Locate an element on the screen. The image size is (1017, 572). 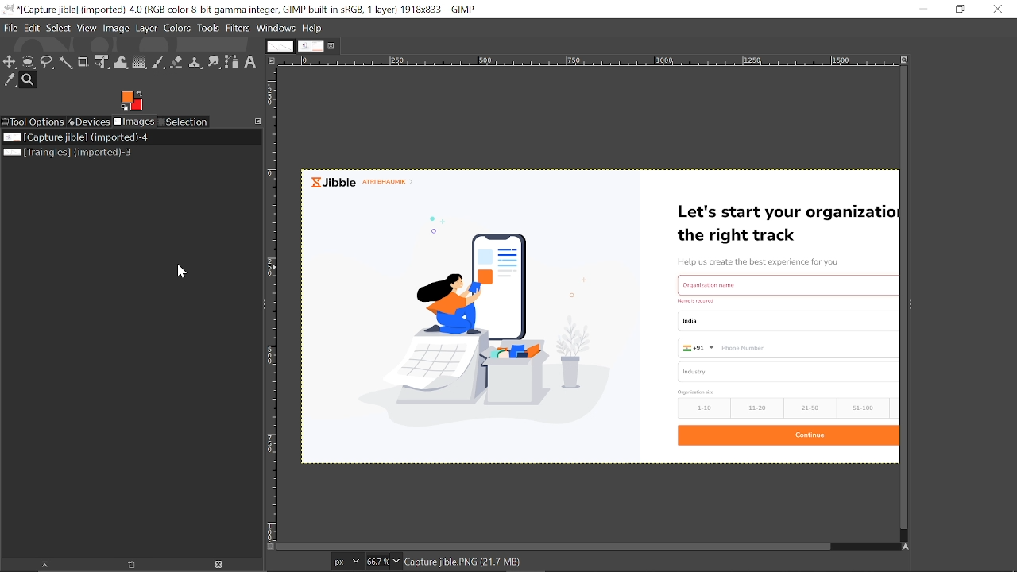
Move tool is located at coordinates (10, 63).